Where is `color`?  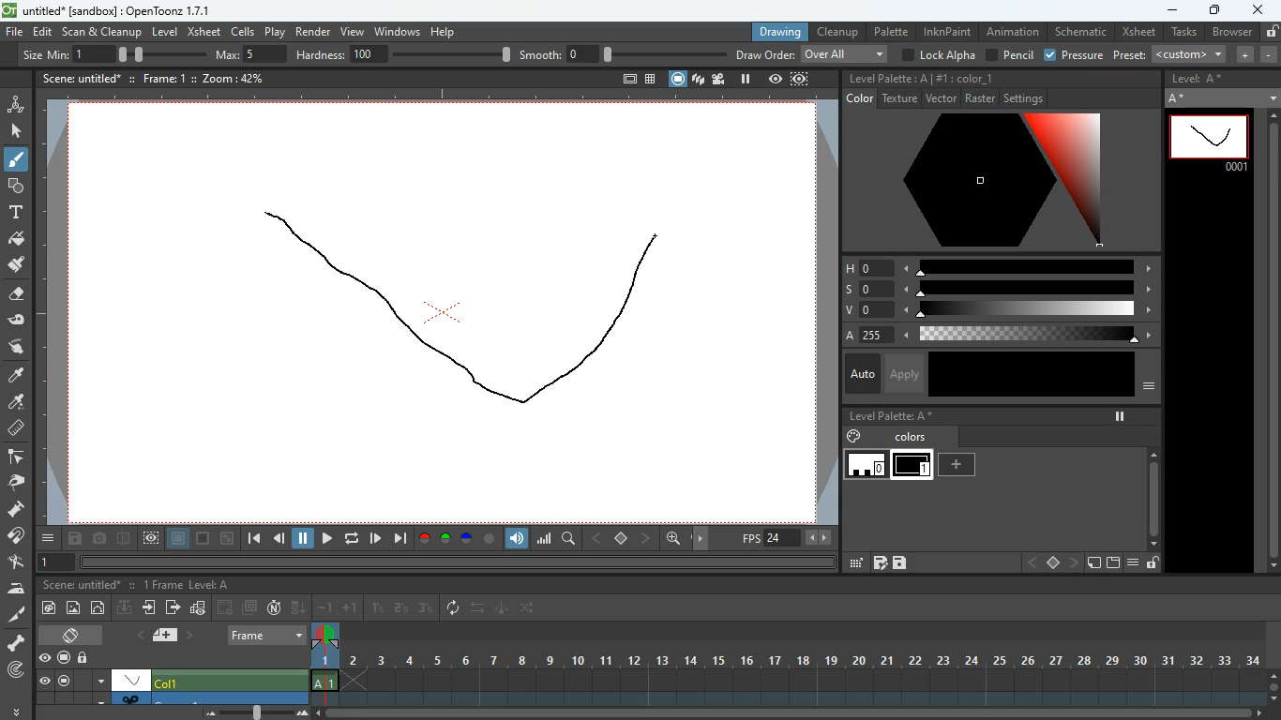 color is located at coordinates (204, 539).